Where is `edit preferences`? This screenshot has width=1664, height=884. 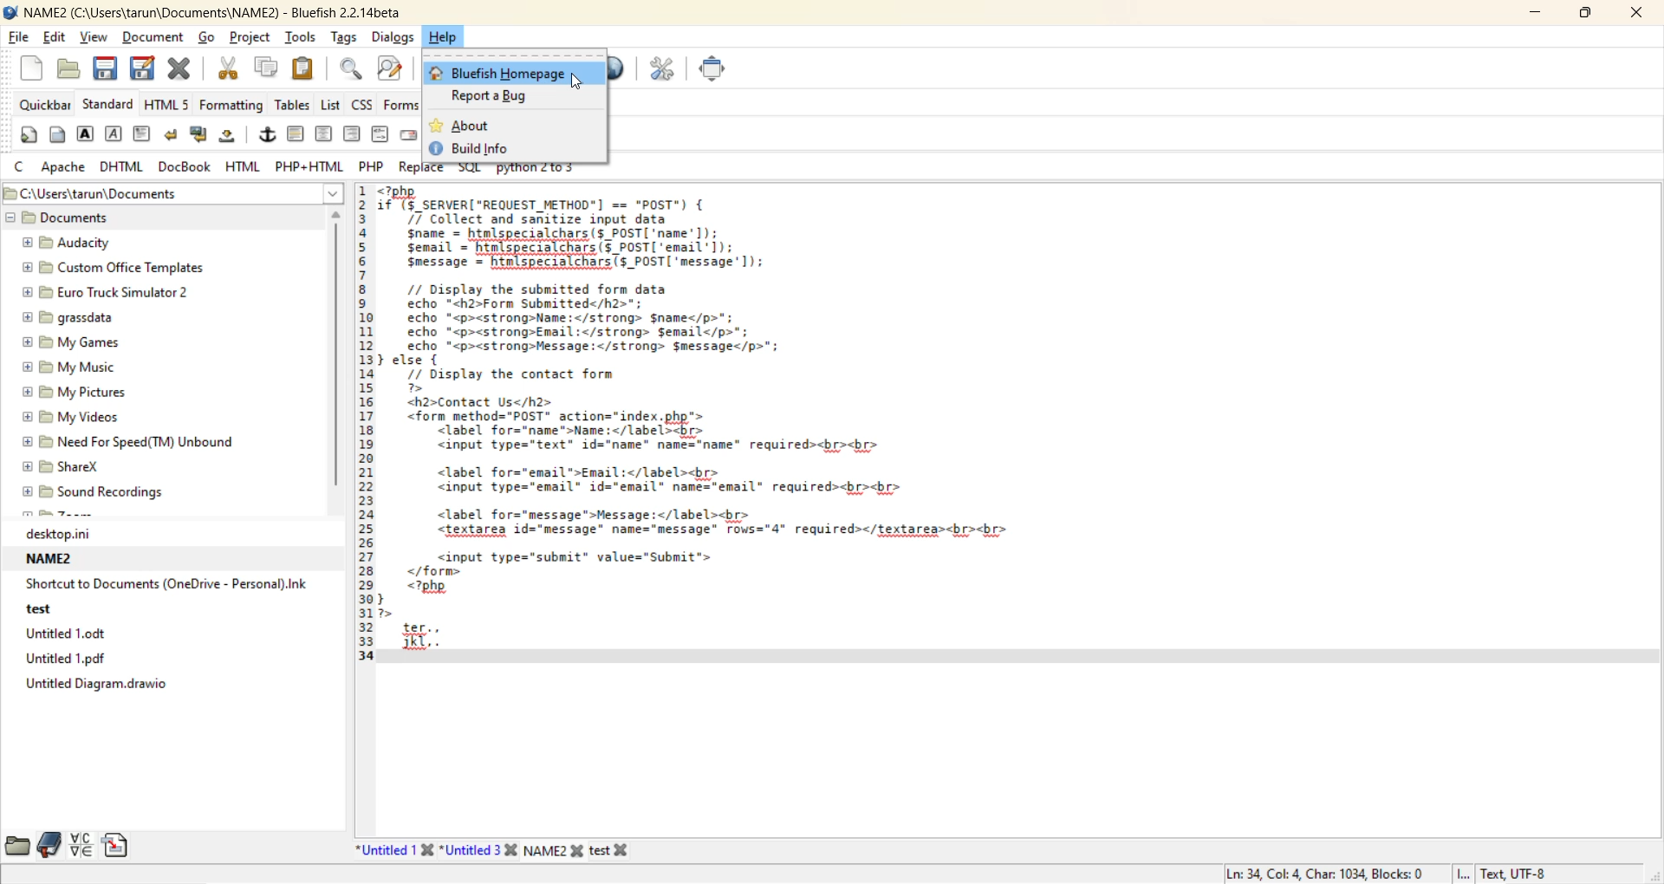 edit preferences is located at coordinates (663, 67).